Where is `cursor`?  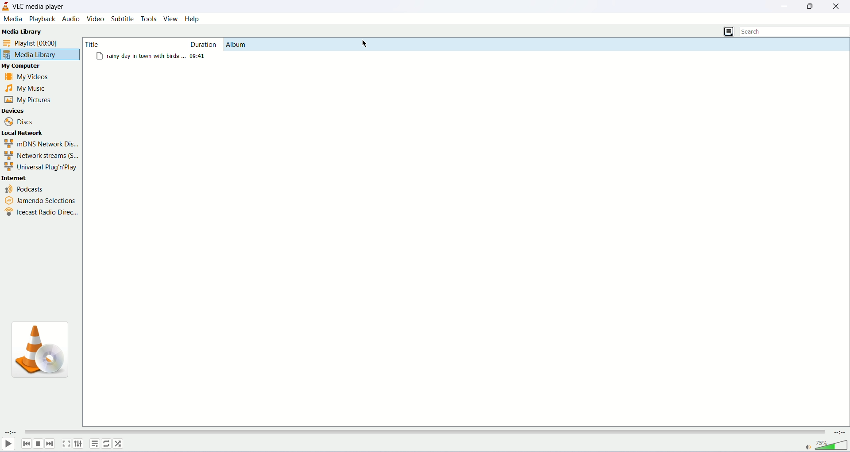
cursor is located at coordinates (363, 43).